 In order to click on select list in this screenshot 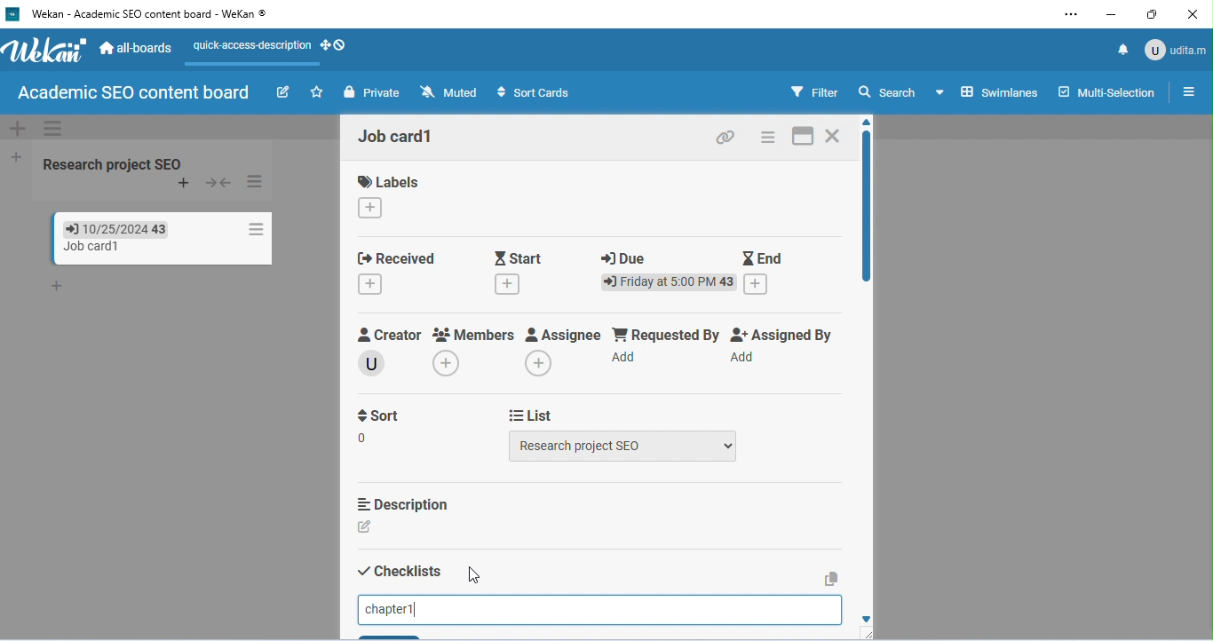, I will do `click(624, 446)`.